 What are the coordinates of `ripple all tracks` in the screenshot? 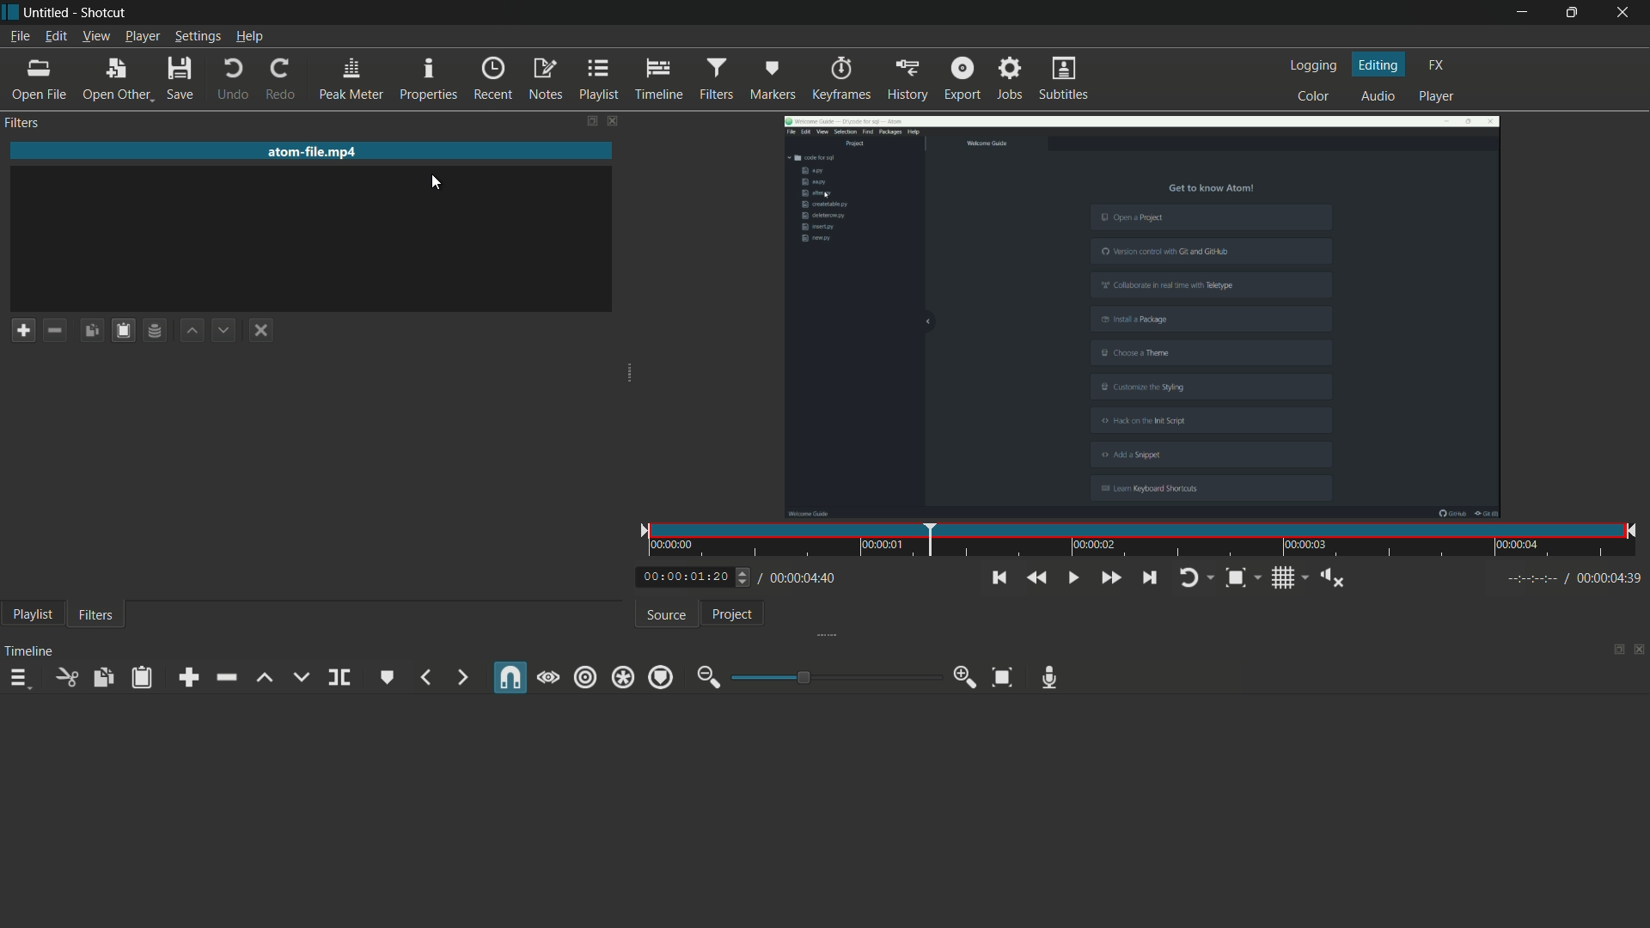 It's located at (621, 677).